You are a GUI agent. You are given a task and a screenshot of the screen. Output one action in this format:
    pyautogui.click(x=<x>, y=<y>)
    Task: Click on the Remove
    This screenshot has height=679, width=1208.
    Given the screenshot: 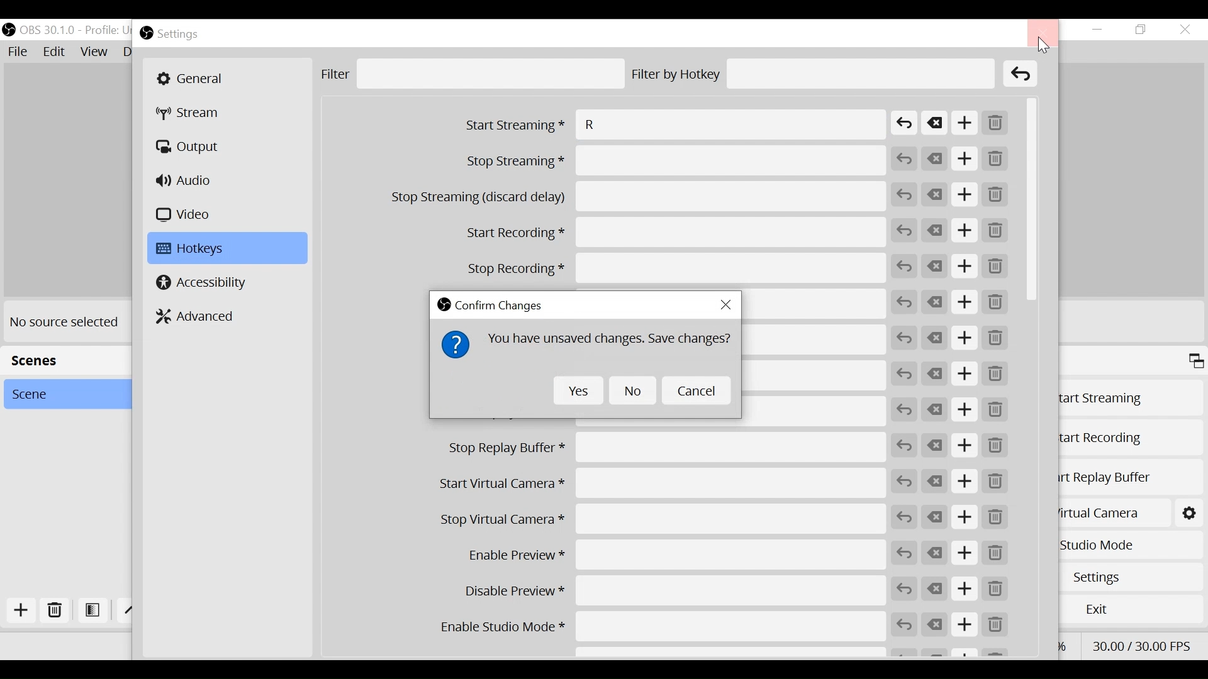 What is the action you would take?
    pyautogui.click(x=995, y=337)
    